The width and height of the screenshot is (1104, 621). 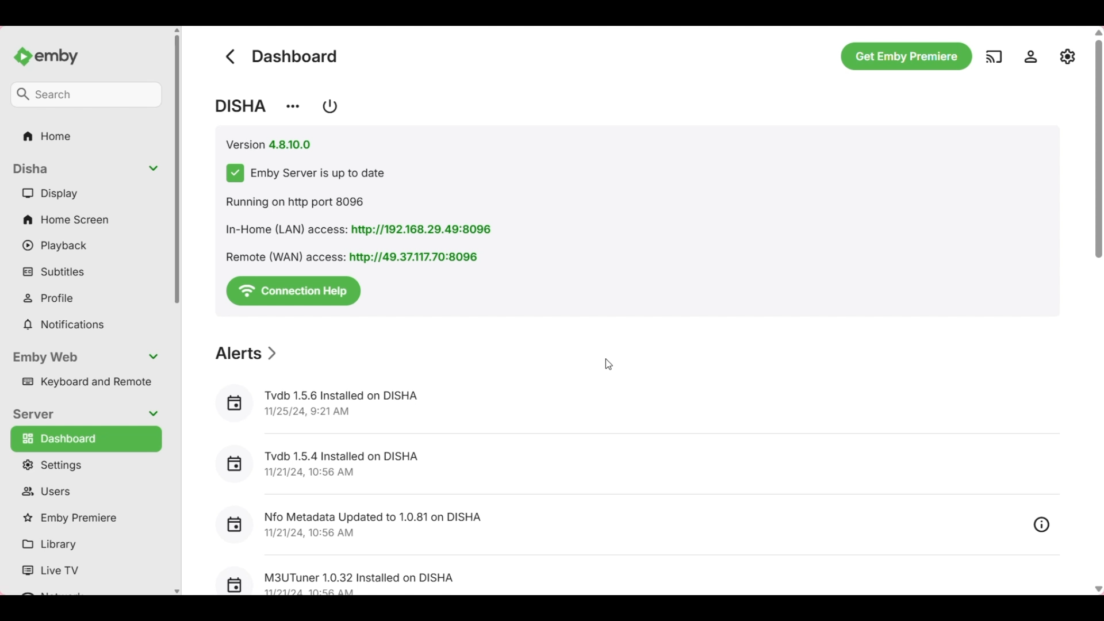 I want to click on Cursor, so click(x=608, y=365).